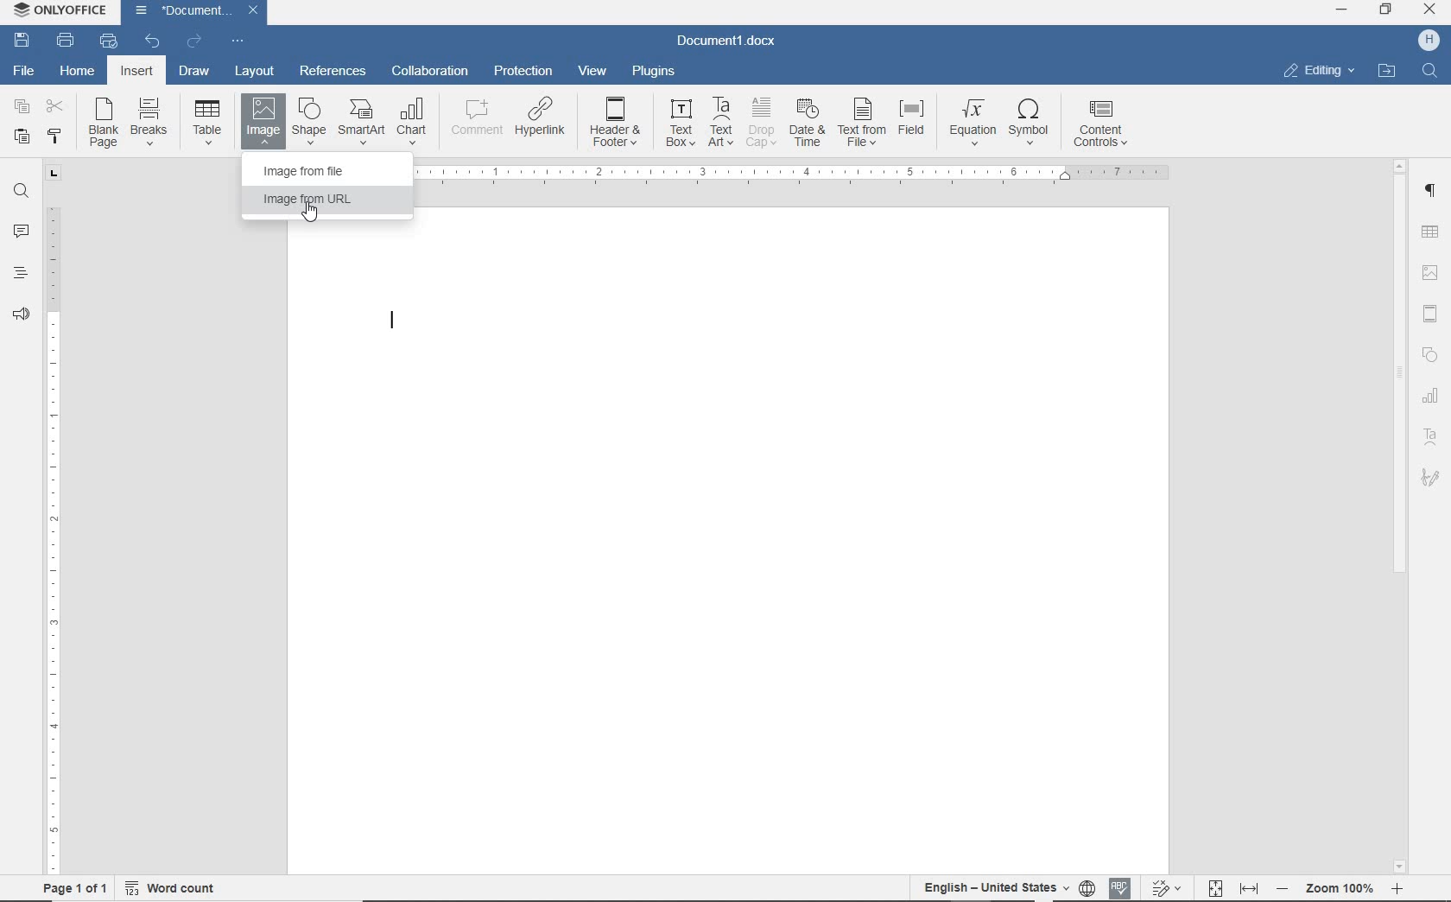  I want to click on breaks, so click(147, 124).